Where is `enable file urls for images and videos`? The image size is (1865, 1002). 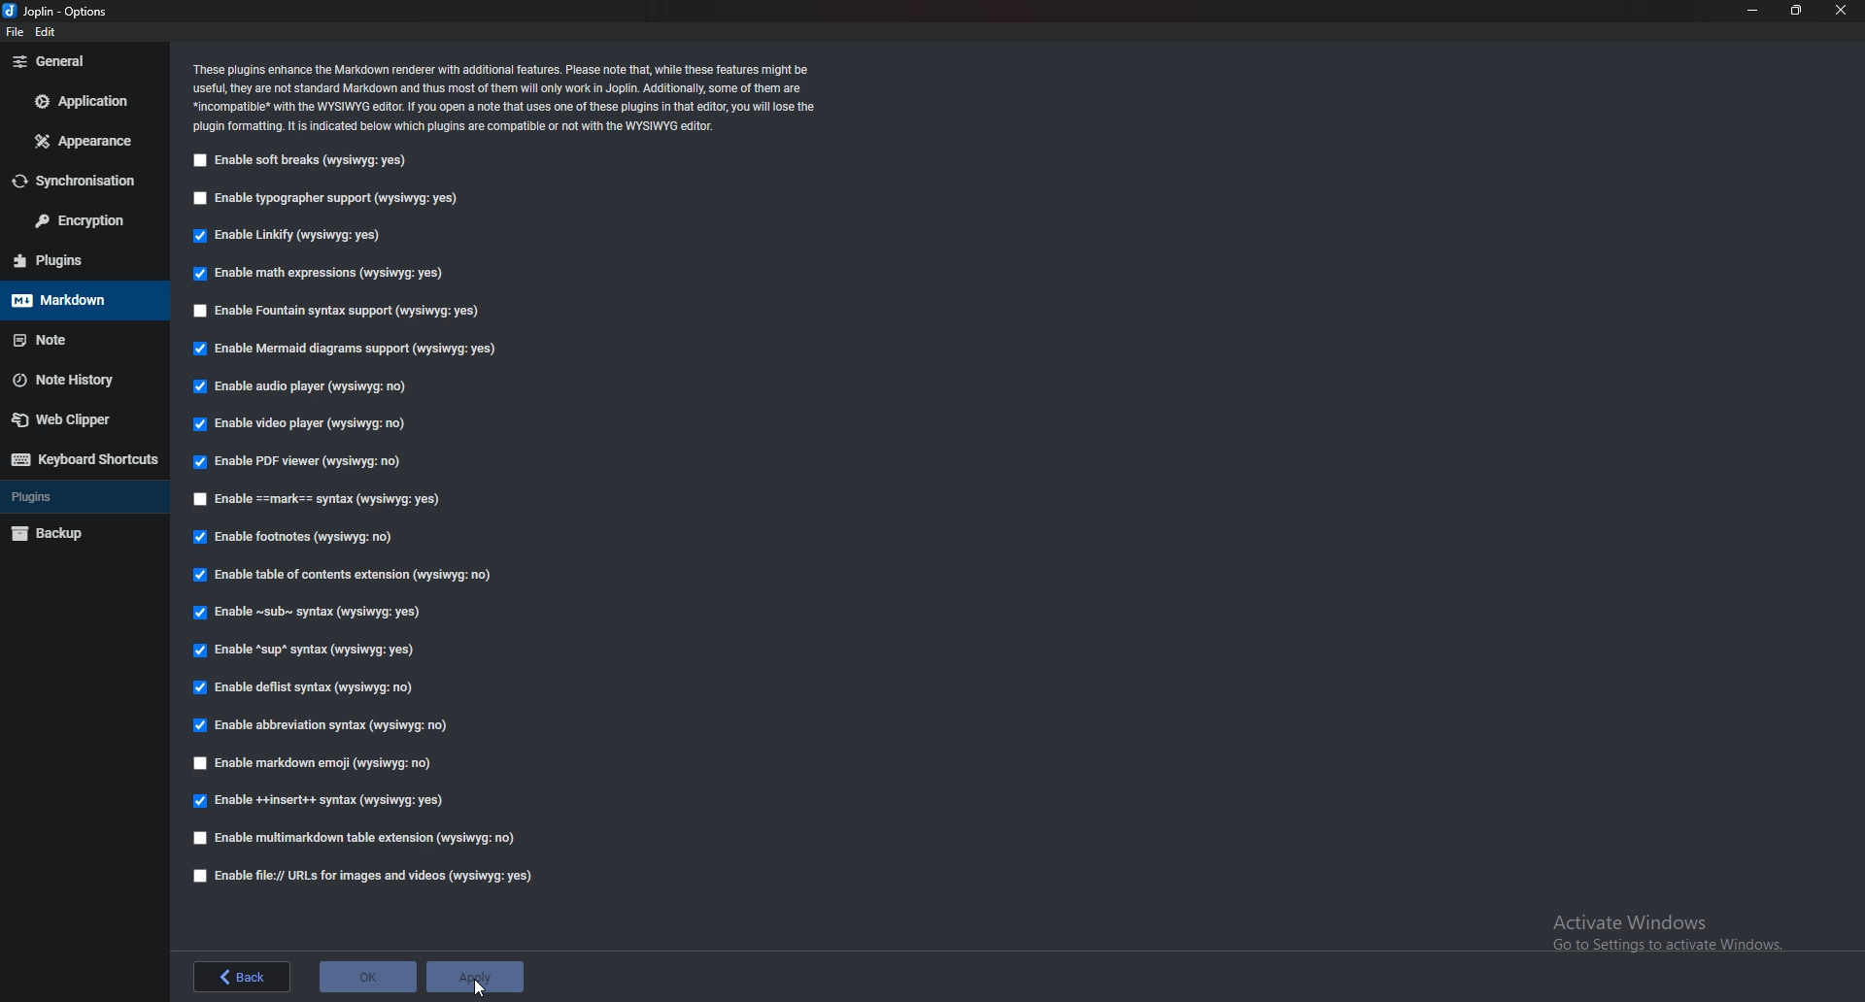
enable file urls for images and videos is located at coordinates (364, 876).